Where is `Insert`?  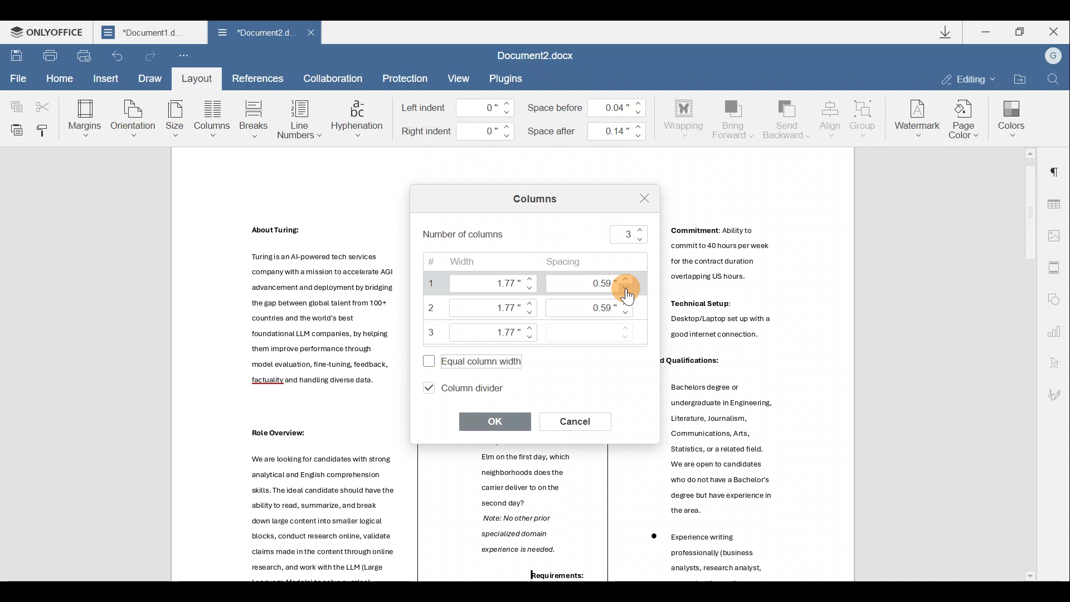 Insert is located at coordinates (104, 79).